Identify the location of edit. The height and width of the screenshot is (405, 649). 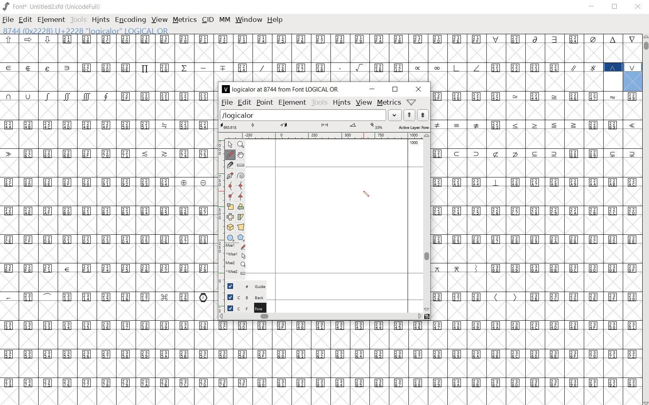
(25, 19).